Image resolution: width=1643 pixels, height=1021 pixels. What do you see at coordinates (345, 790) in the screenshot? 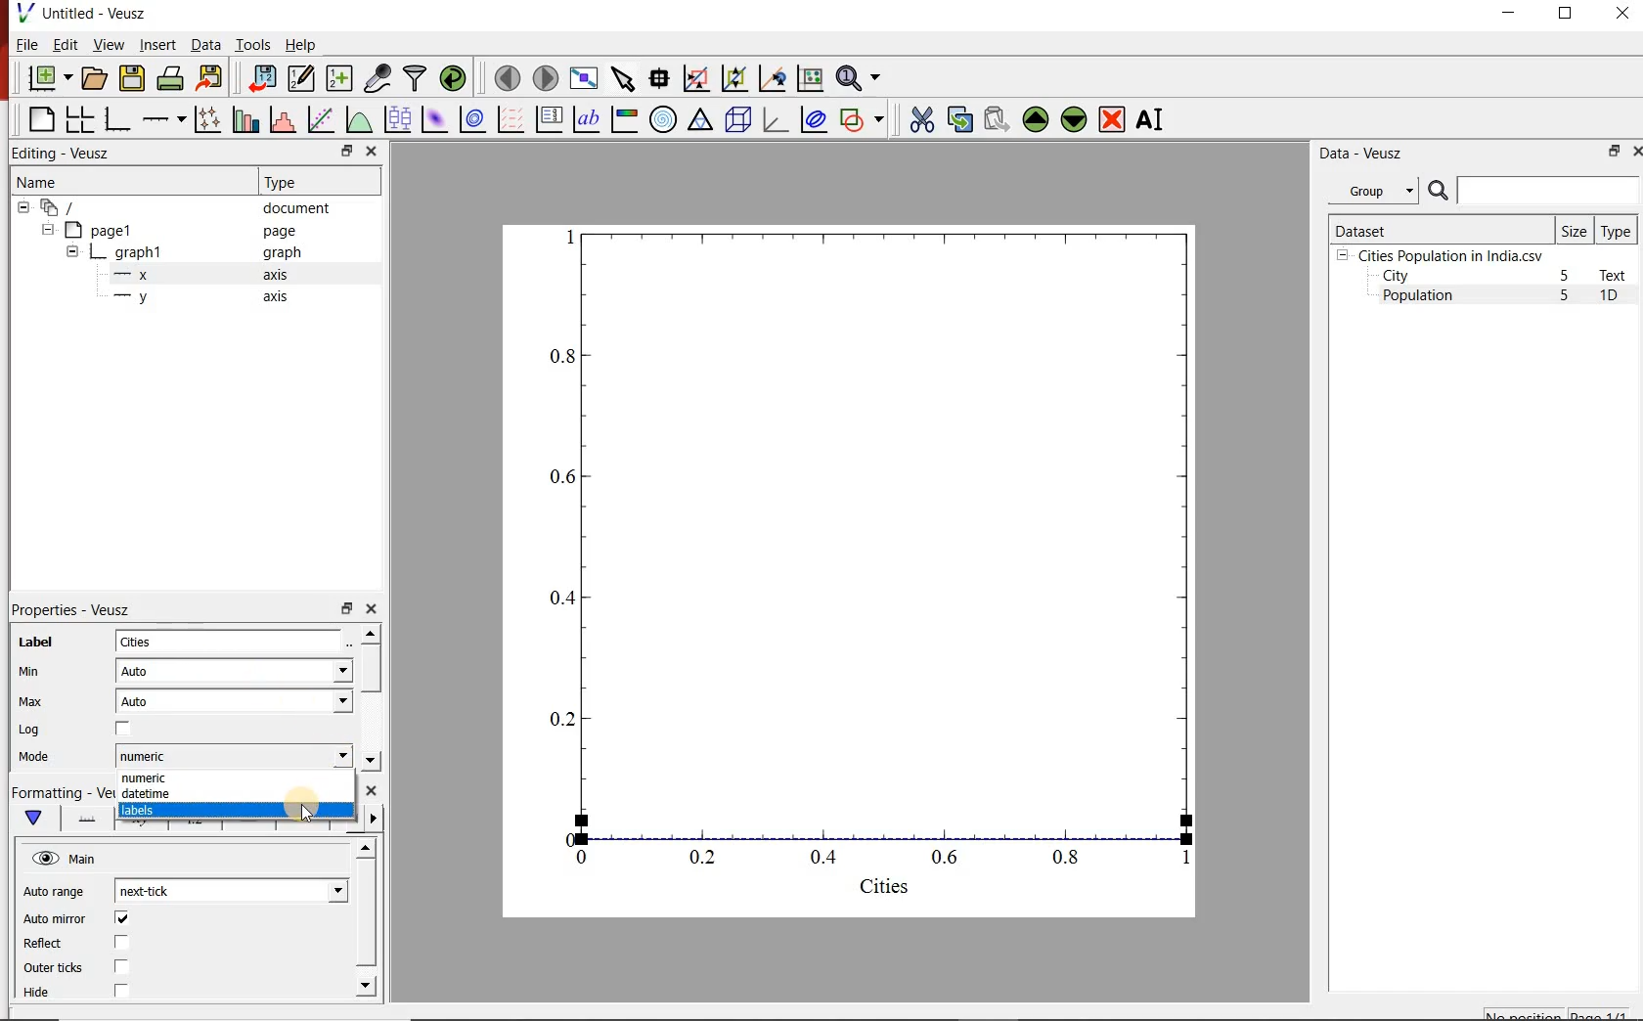
I see `restore` at bounding box center [345, 790].